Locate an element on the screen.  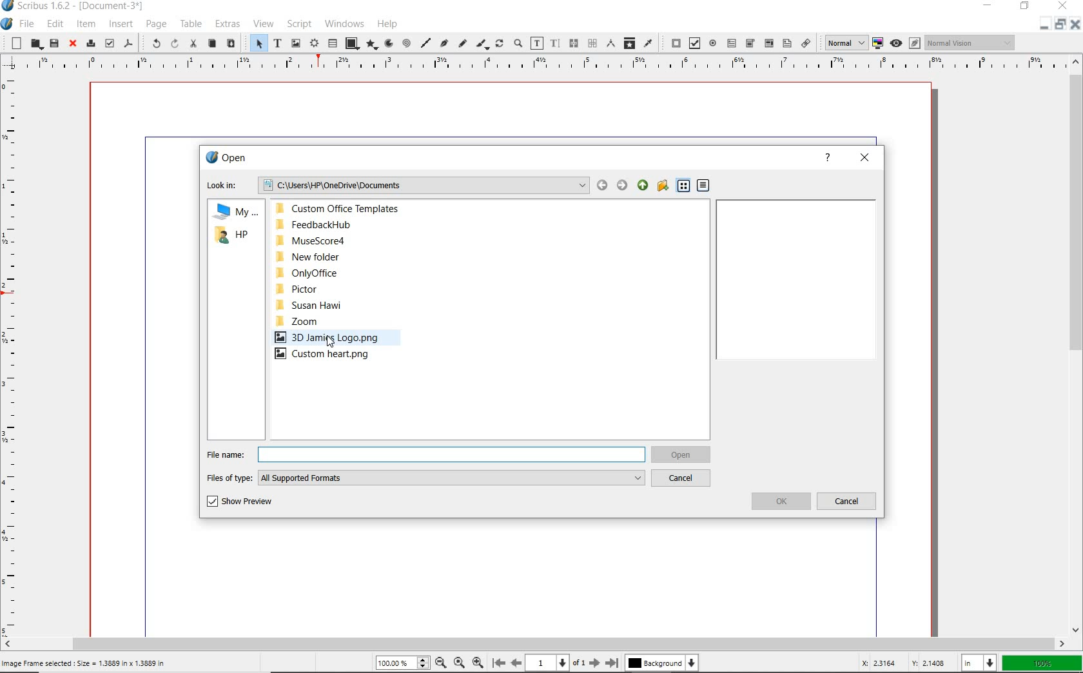
SCRIPT is located at coordinates (299, 24).